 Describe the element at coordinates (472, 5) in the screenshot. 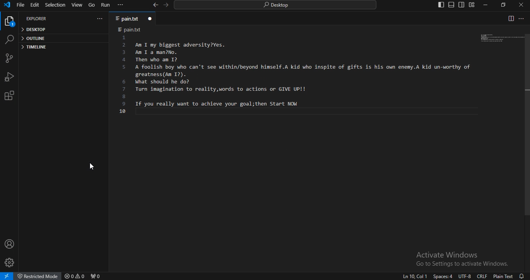

I see `customize layout` at that location.